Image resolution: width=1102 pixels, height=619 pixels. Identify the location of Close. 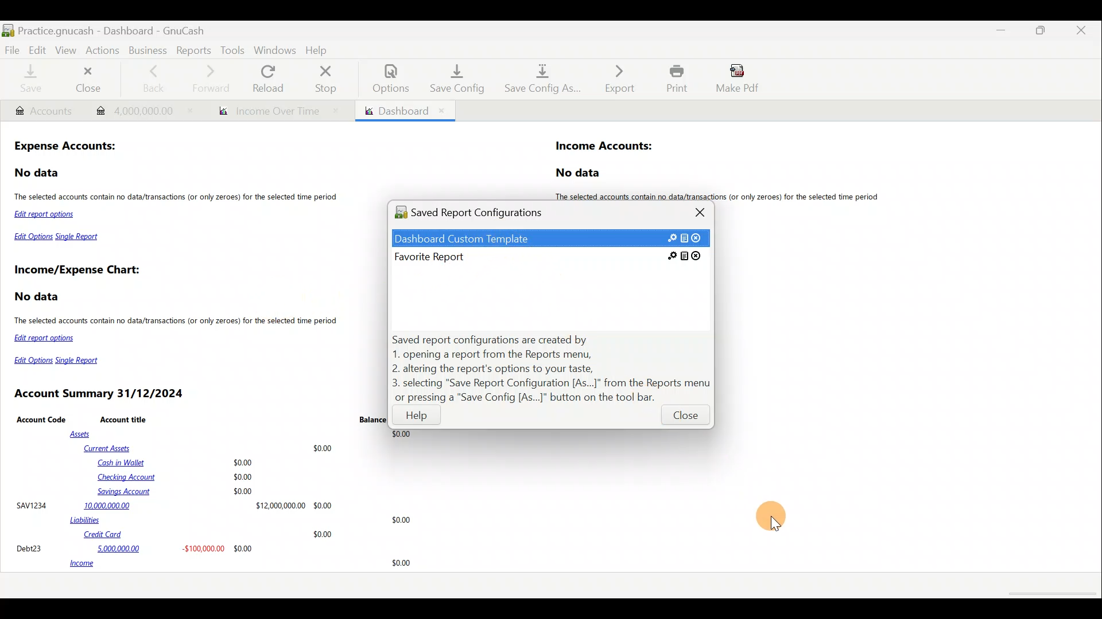
(684, 416).